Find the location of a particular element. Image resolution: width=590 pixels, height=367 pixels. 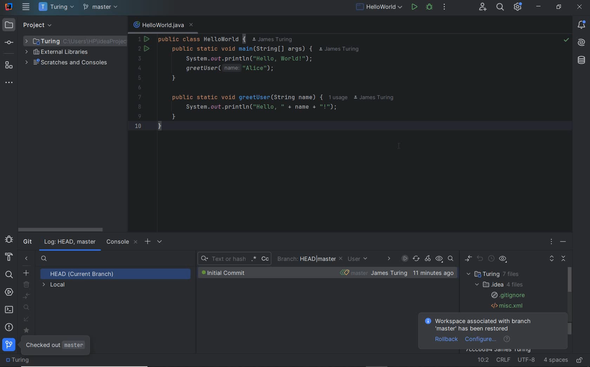

OPTIONS is located at coordinates (552, 242).